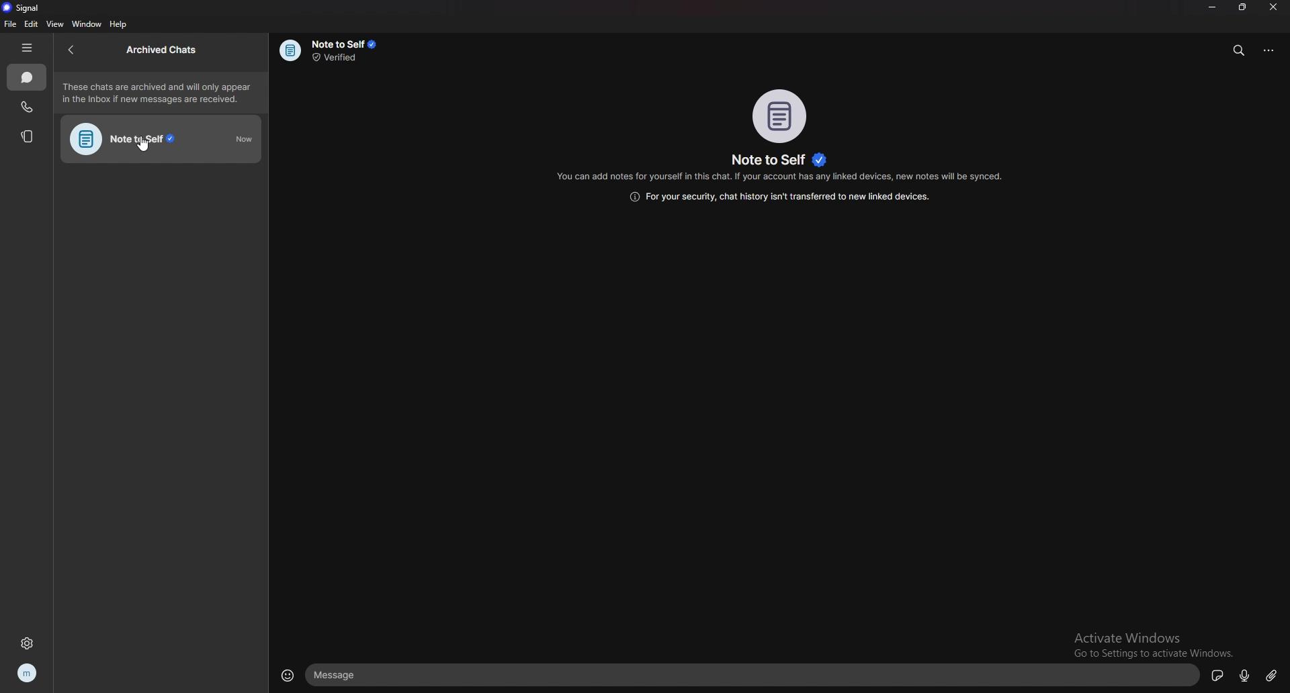 This screenshot has height=693, width=1290. I want to click on back, so click(72, 49).